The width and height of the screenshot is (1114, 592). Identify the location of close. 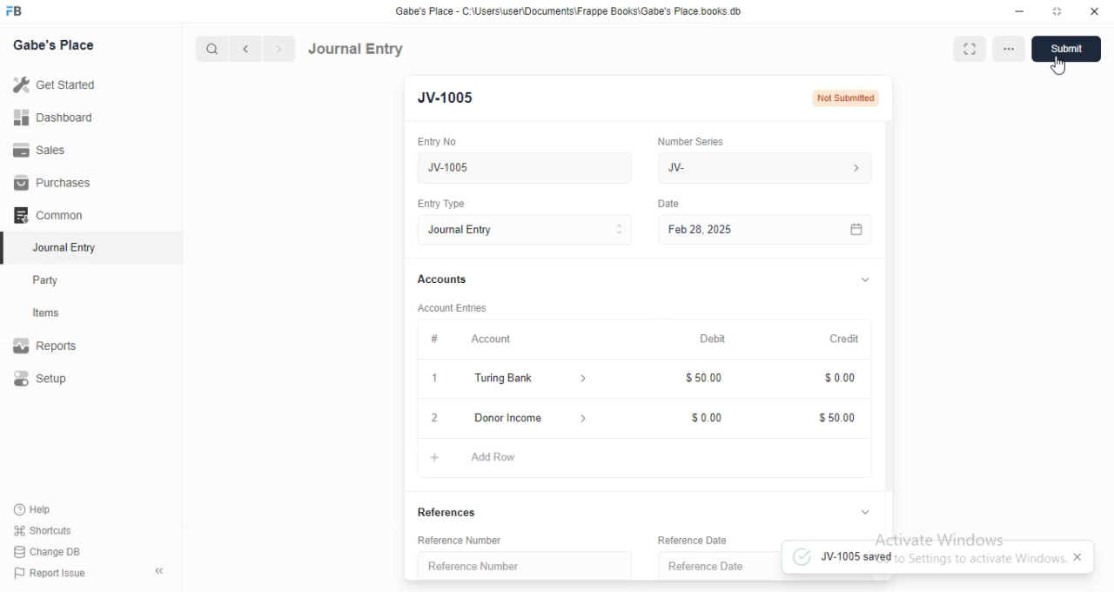
(1077, 556).